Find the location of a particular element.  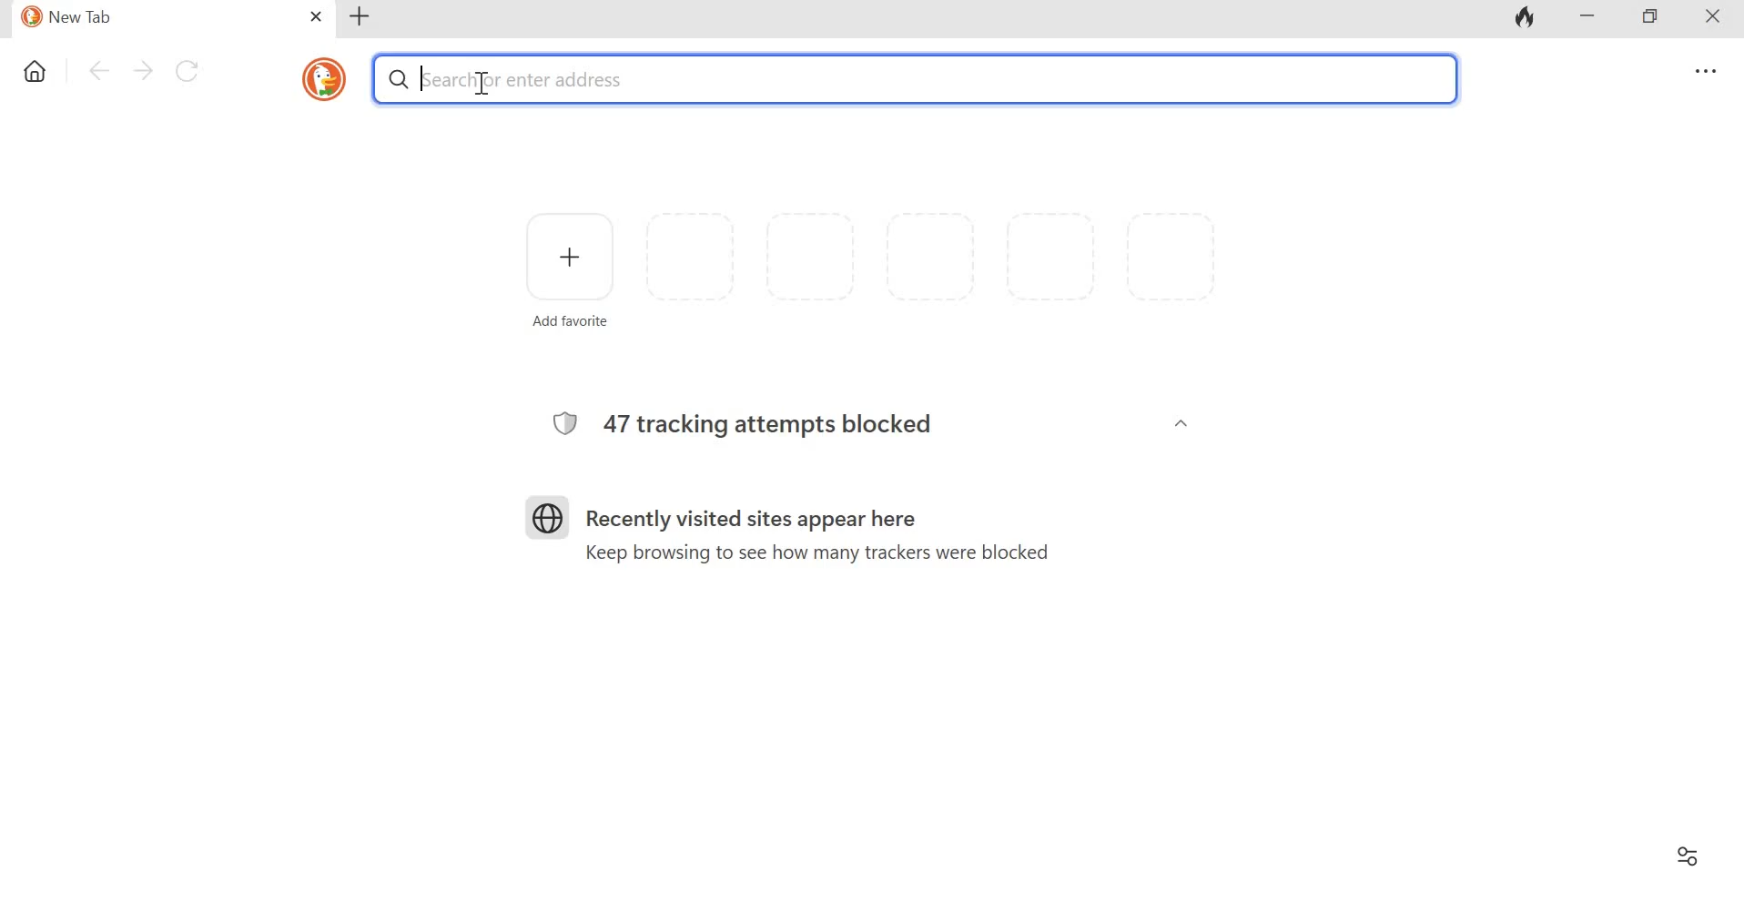

close tab is located at coordinates (318, 16).